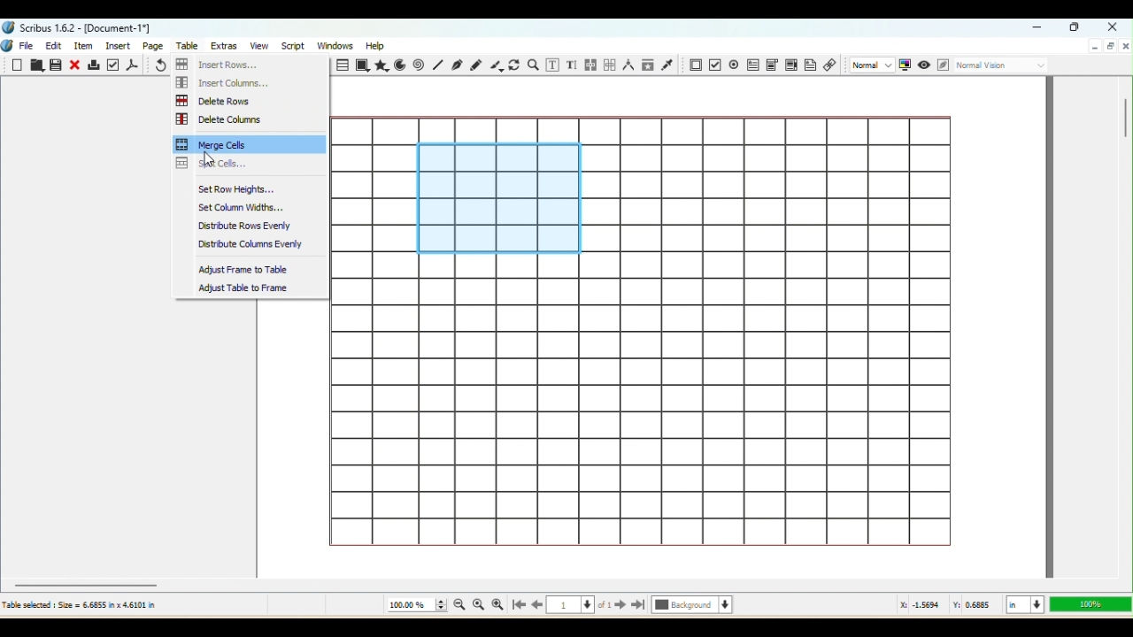 Image resolution: width=1133 pixels, height=637 pixels. Describe the element at coordinates (590, 64) in the screenshot. I see `Link text frames` at that location.